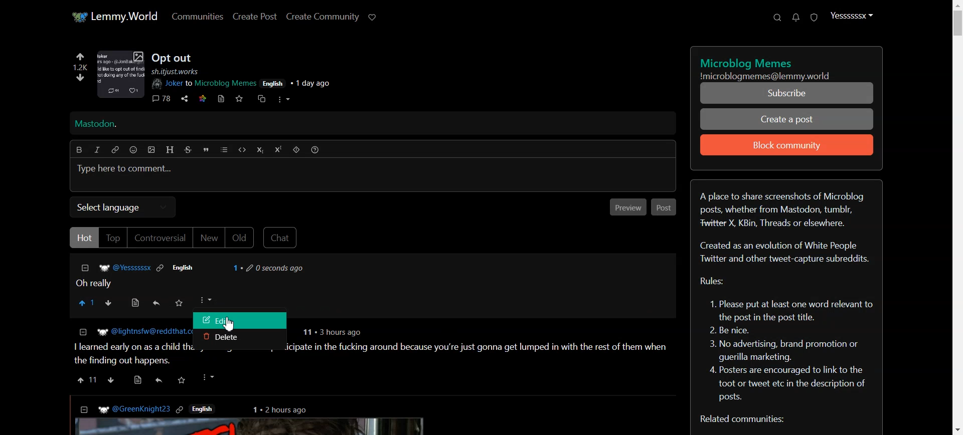 The image size is (963, 435). What do you see at coordinates (197, 16) in the screenshot?
I see `Communities` at bounding box center [197, 16].